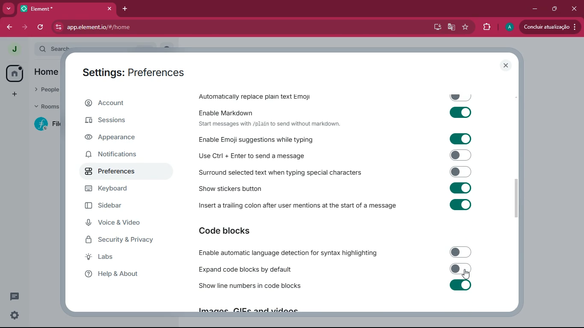 The width and height of the screenshot is (584, 328). I want to click on people, so click(46, 91).